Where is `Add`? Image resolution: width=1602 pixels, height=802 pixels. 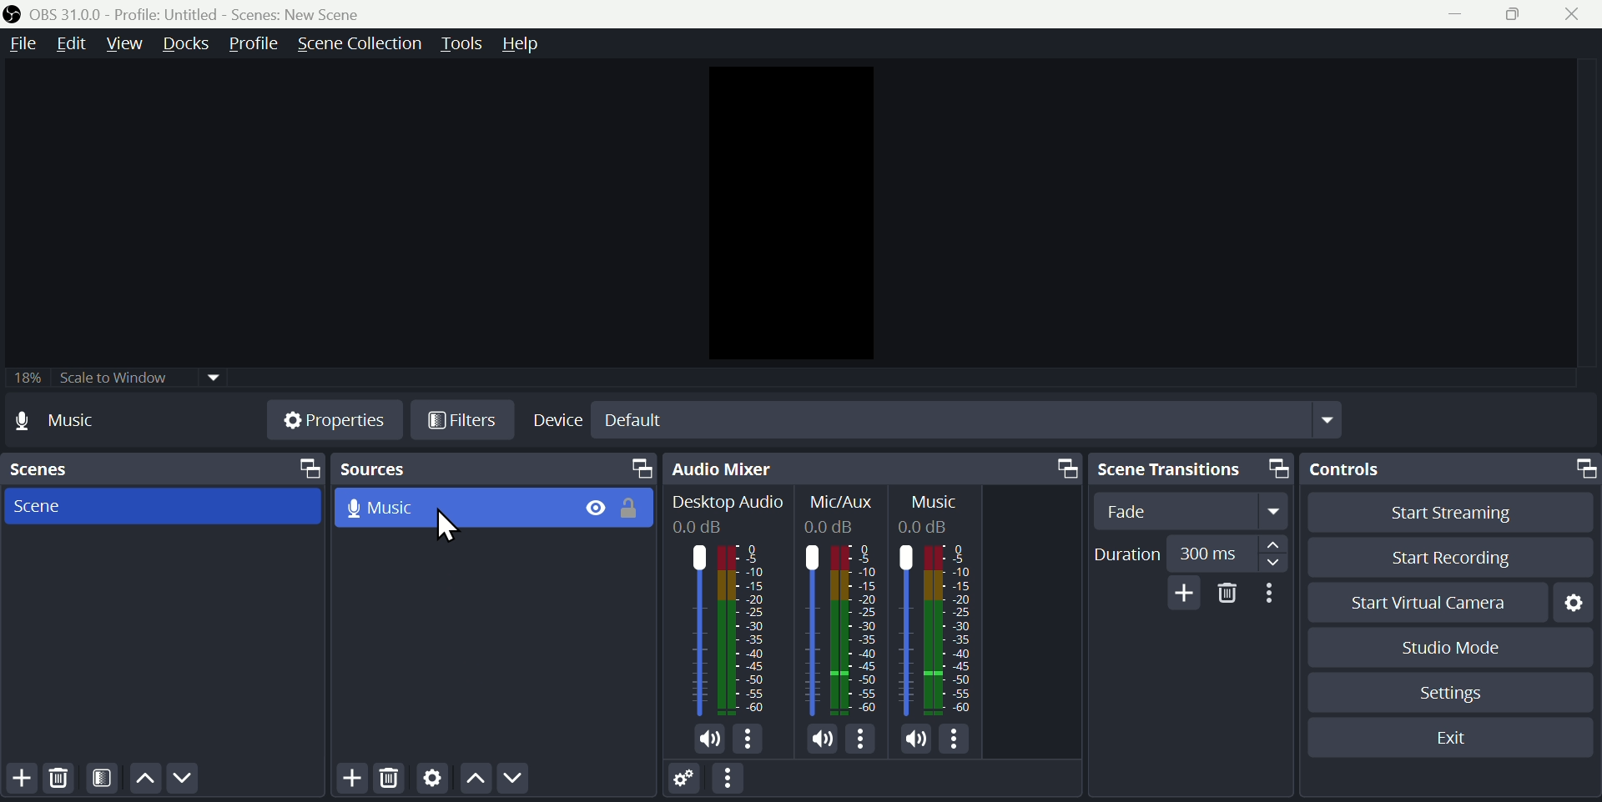
Add is located at coordinates (23, 783).